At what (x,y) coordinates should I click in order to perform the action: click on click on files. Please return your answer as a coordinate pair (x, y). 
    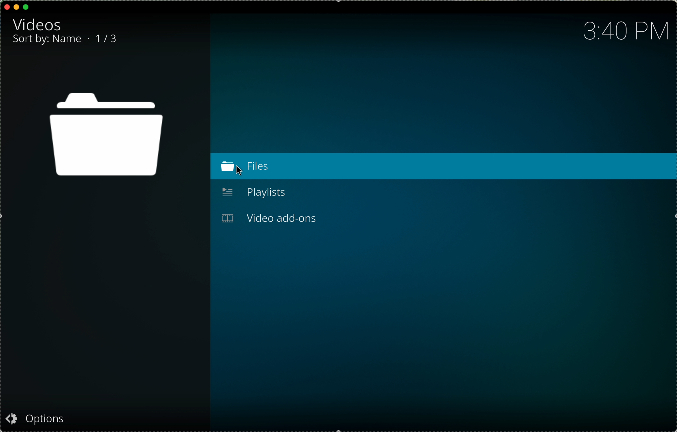
    Looking at the image, I should click on (443, 167).